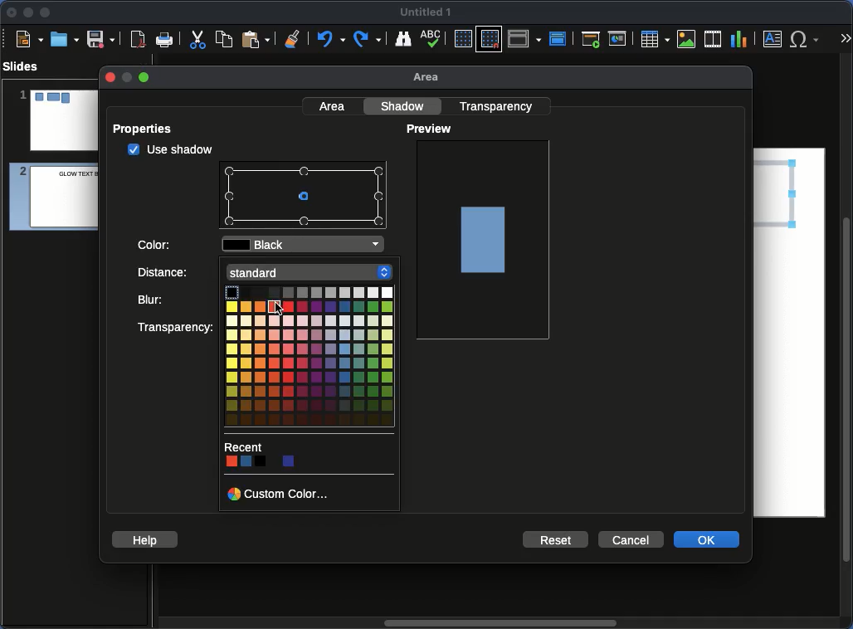  What do you see at coordinates (738, 40) in the screenshot?
I see `Chart` at bounding box center [738, 40].